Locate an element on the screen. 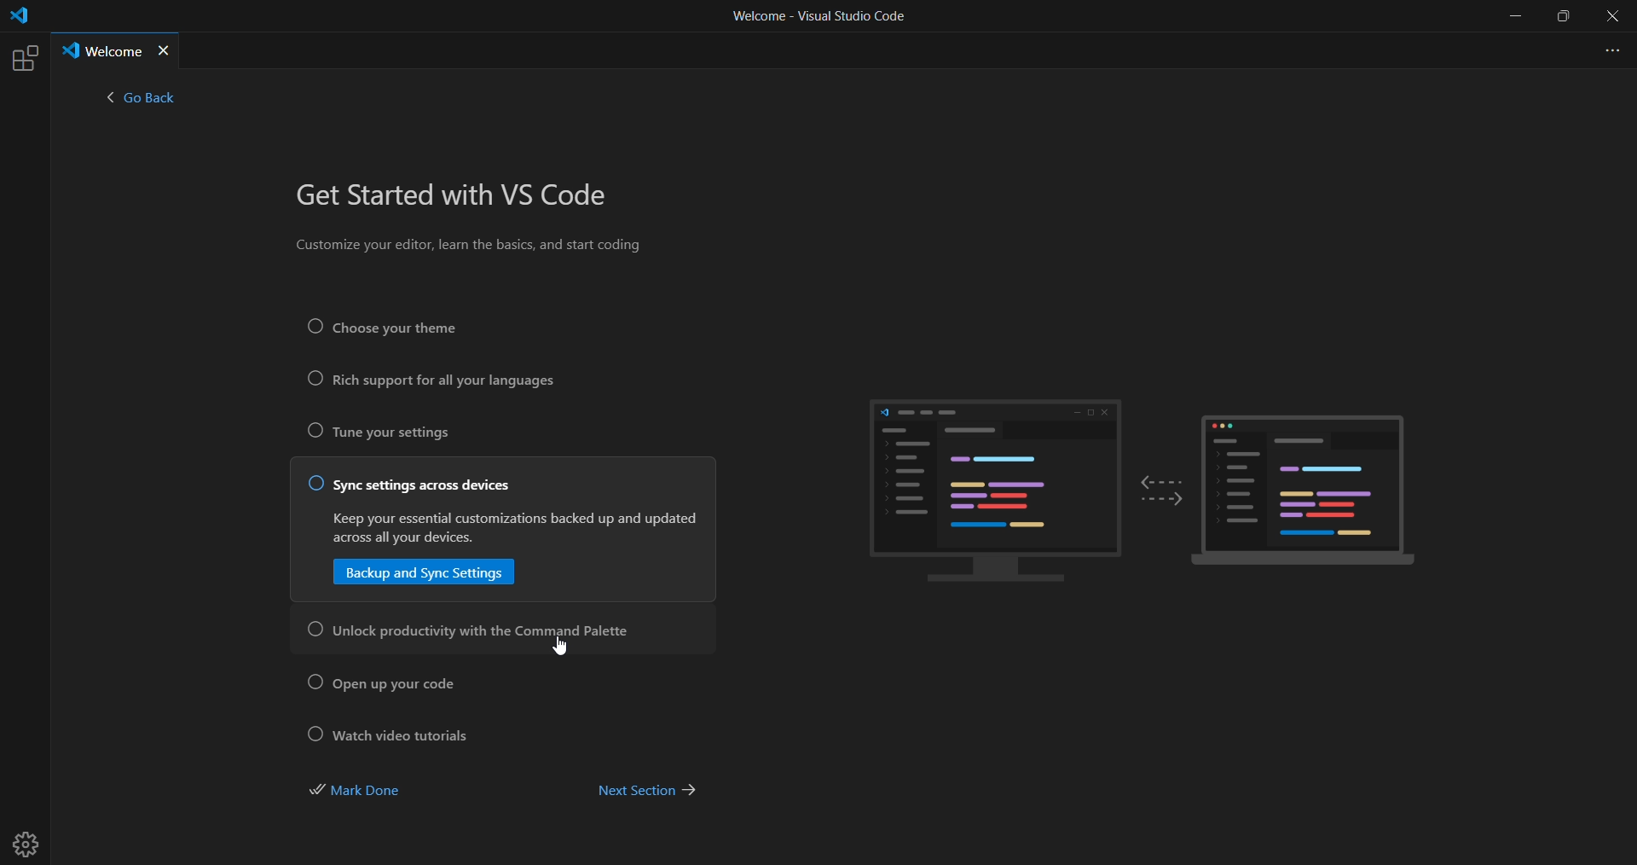  sample display laptop is located at coordinates (1318, 489).